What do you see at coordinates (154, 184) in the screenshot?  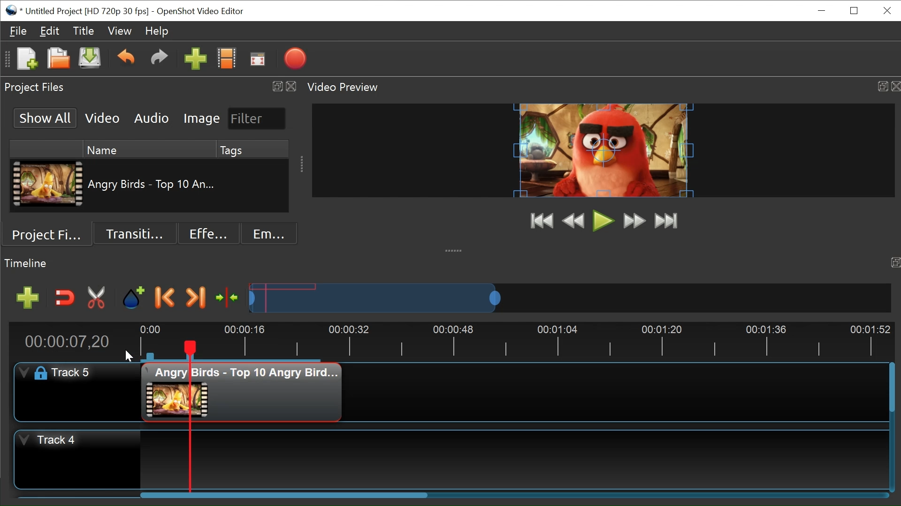 I see `Clip Nmae` at bounding box center [154, 184].